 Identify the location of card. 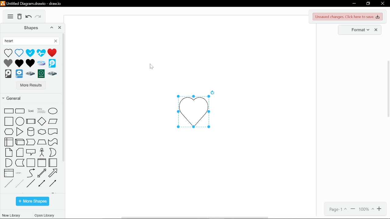
(21, 152).